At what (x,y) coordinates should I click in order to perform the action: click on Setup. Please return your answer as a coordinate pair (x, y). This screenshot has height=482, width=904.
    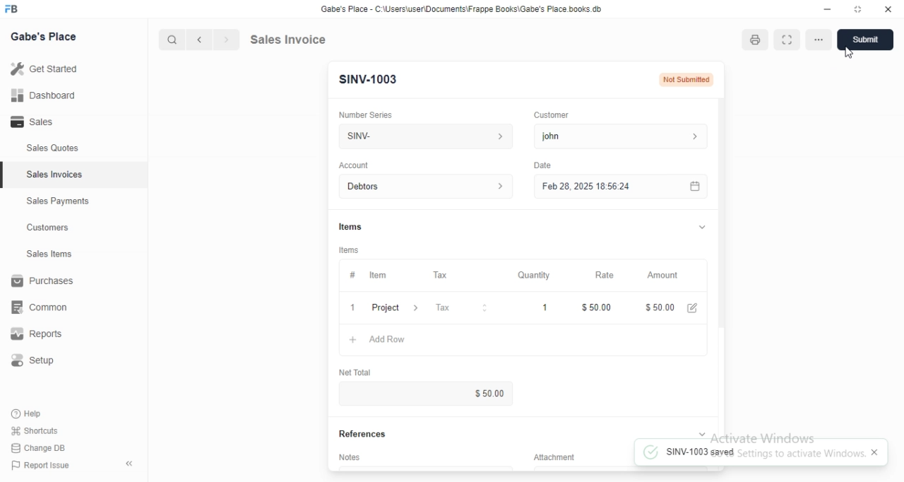
    Looking at the image, I should click on (40, 363).